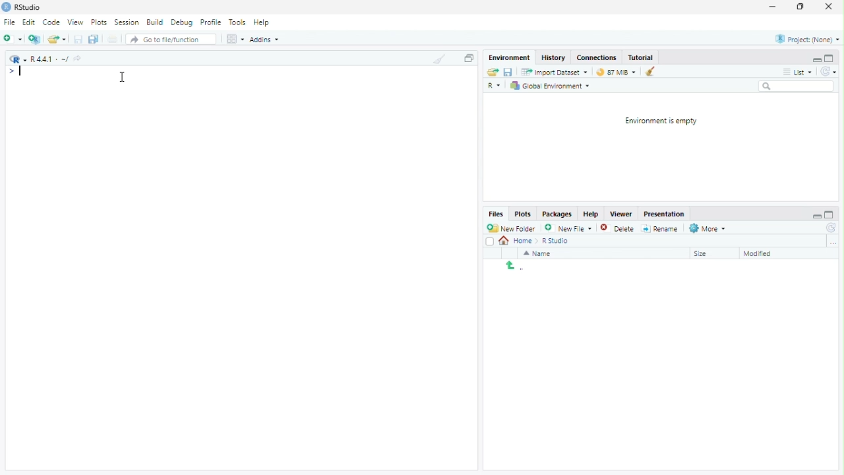 The height and width of the screenshot is (475, 844). I want to click on Clean, so click(651, 71).